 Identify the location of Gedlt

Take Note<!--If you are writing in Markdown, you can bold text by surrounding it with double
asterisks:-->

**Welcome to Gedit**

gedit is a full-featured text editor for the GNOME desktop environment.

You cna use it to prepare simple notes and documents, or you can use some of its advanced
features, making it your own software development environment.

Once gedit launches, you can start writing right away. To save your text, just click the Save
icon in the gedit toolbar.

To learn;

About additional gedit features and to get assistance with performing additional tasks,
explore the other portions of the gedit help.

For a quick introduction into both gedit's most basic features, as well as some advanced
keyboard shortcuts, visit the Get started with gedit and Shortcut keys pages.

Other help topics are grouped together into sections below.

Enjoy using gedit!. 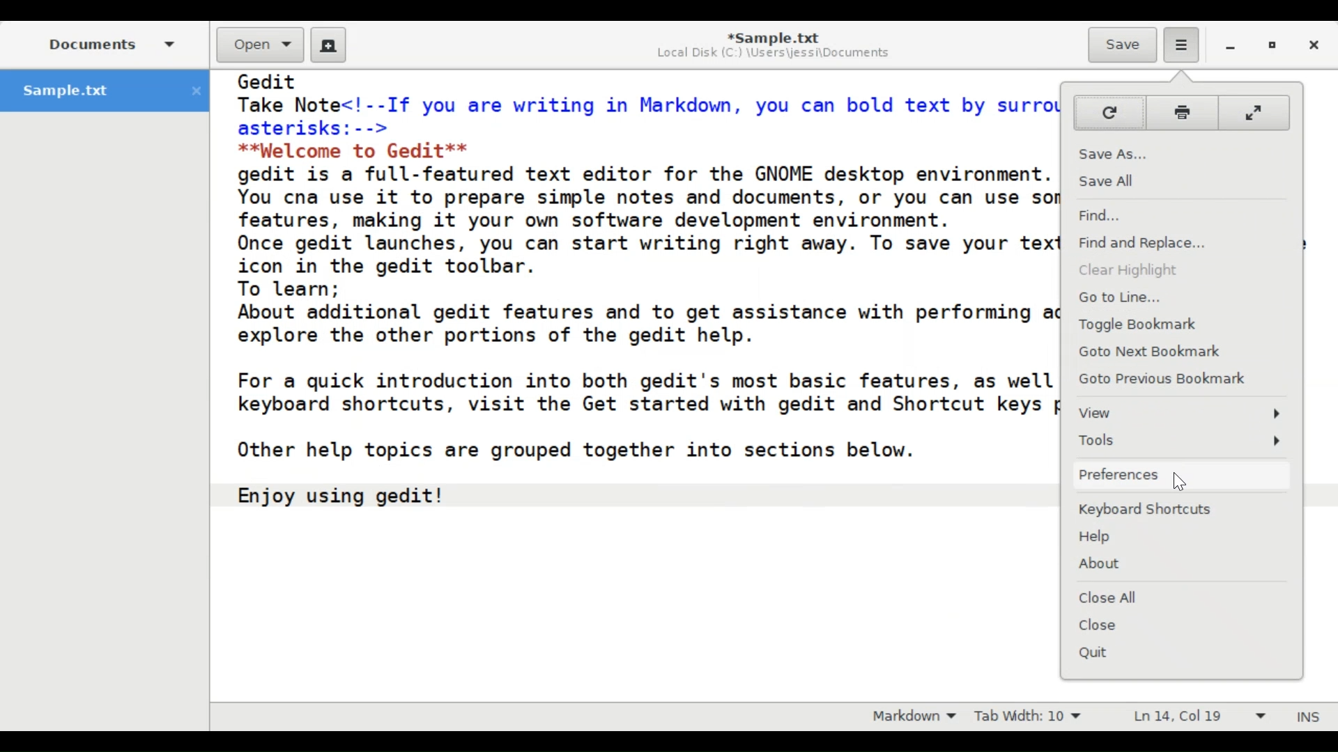
(640, 313).